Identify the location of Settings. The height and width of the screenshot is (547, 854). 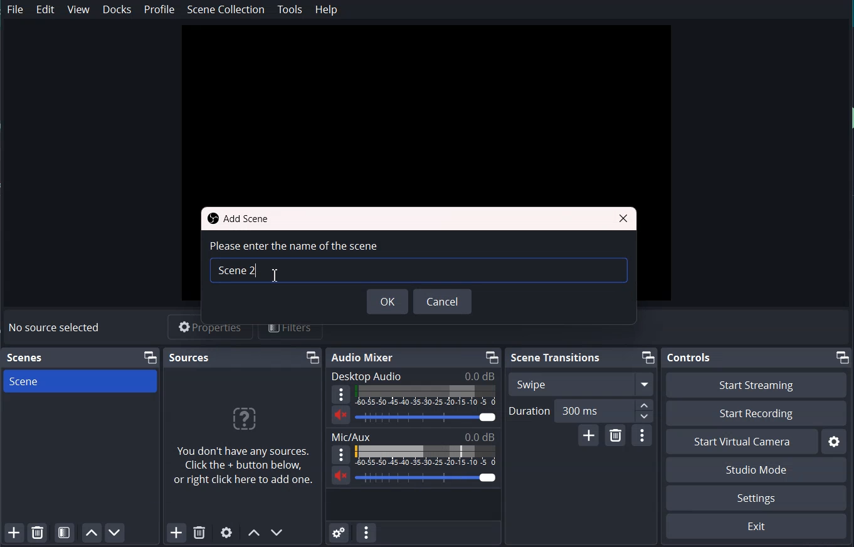
(834, 441).